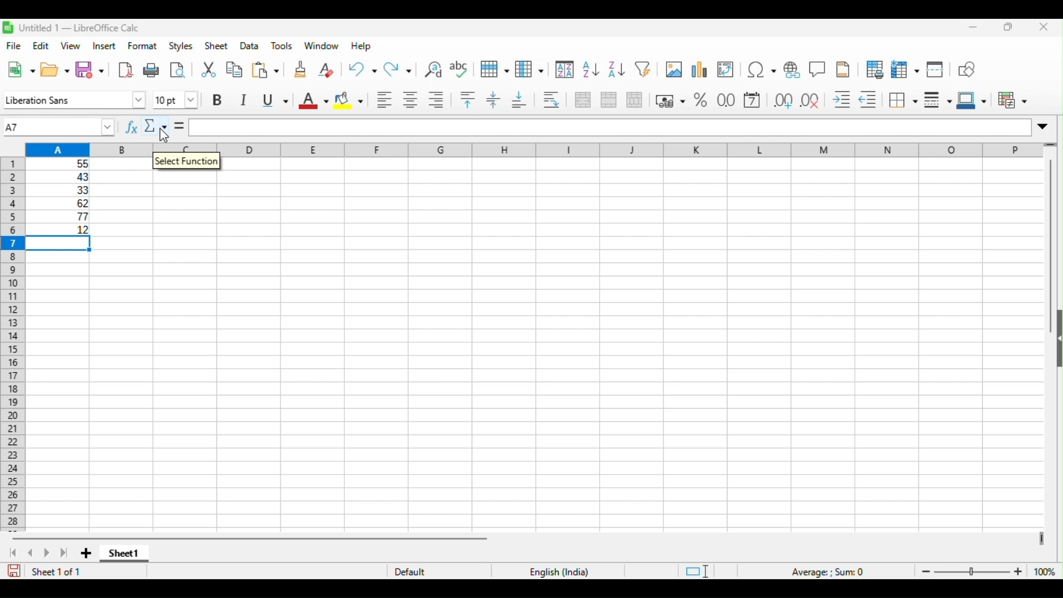  Describe the element at coordinates (14, 571) in the screenshot. I see `save` at that location.